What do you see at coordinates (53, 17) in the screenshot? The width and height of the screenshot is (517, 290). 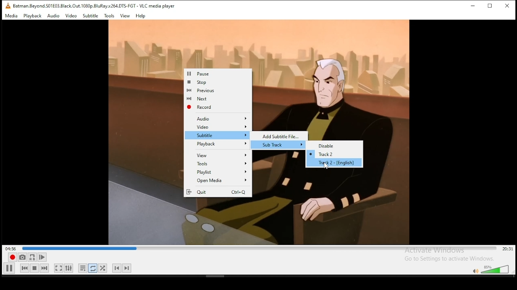 I see `Audio` at bounding box center [53, 17].